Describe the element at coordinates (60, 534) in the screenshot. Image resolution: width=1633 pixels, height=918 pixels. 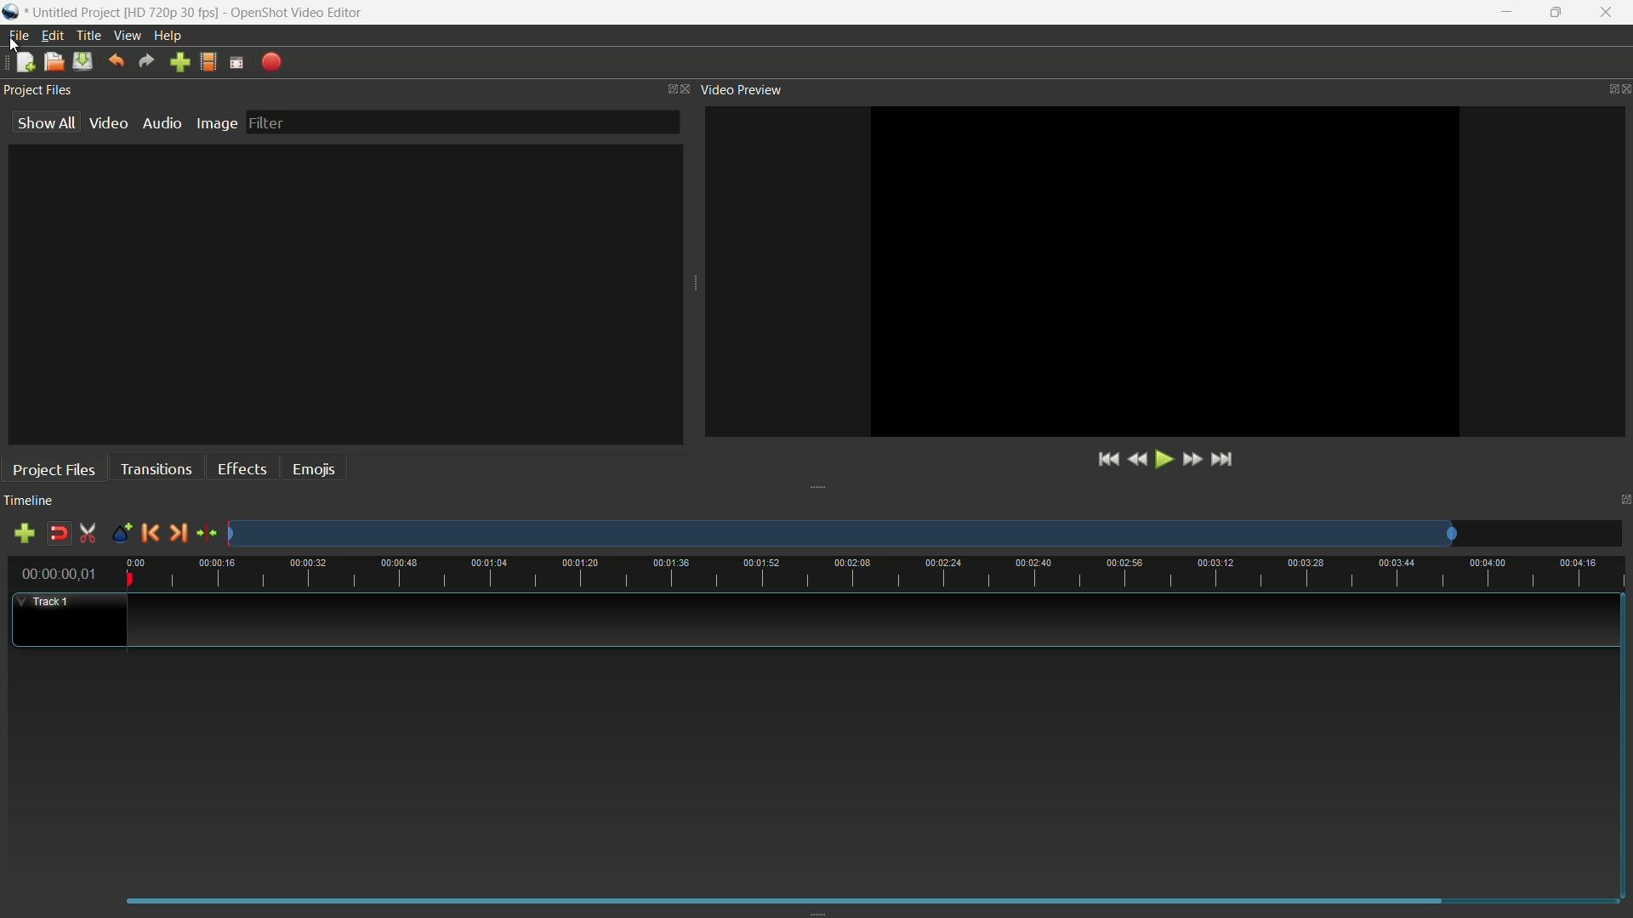
I see `disable snap` at that location.